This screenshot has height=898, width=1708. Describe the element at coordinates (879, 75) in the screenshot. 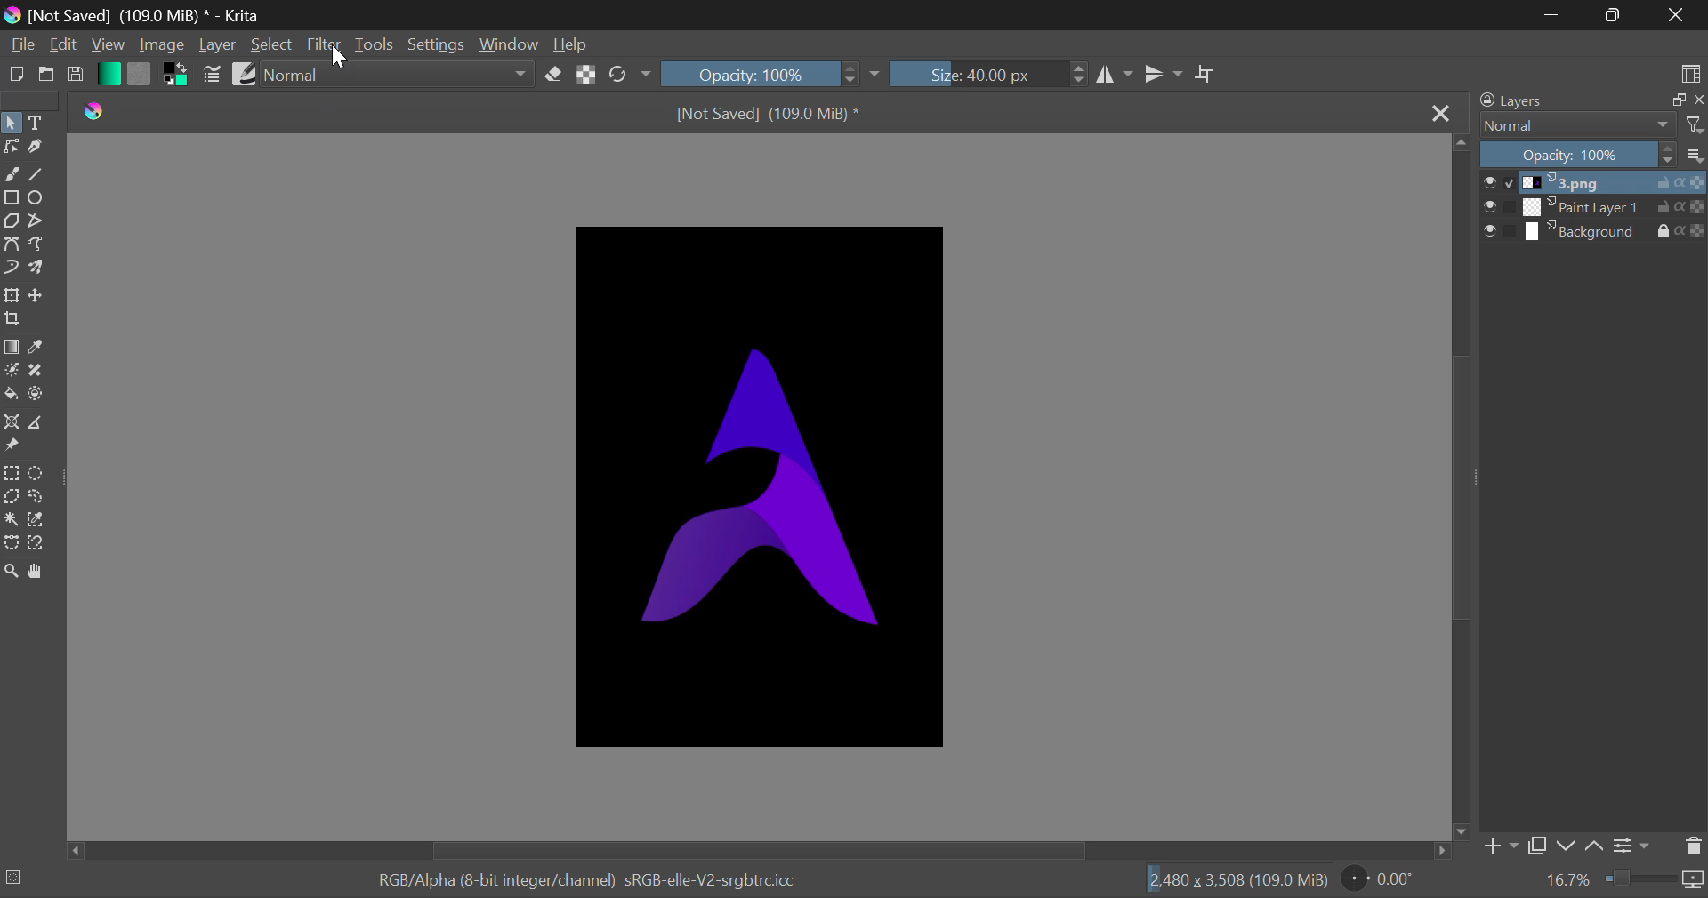

I see `dropdown` at that location.